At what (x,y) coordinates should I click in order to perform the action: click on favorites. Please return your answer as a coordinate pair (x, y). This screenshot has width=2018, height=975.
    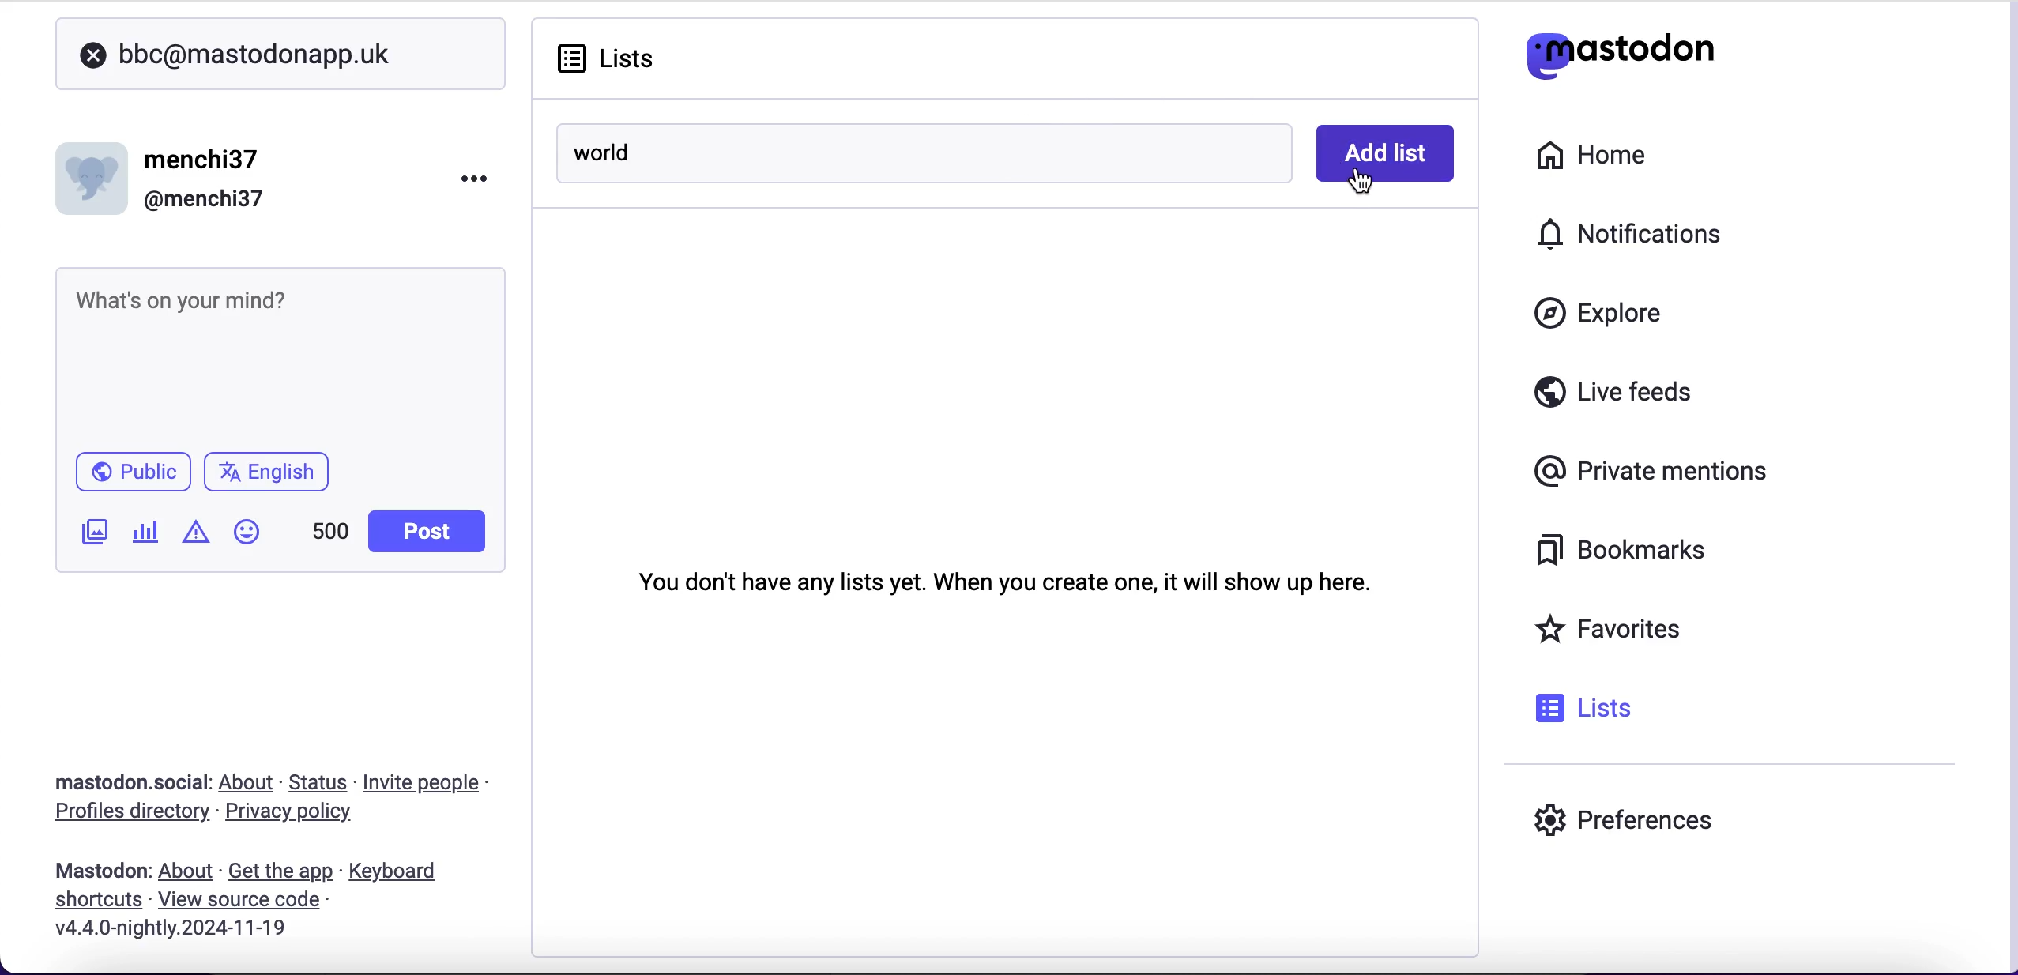
    Looking at the image, I should click on (1613, 631).